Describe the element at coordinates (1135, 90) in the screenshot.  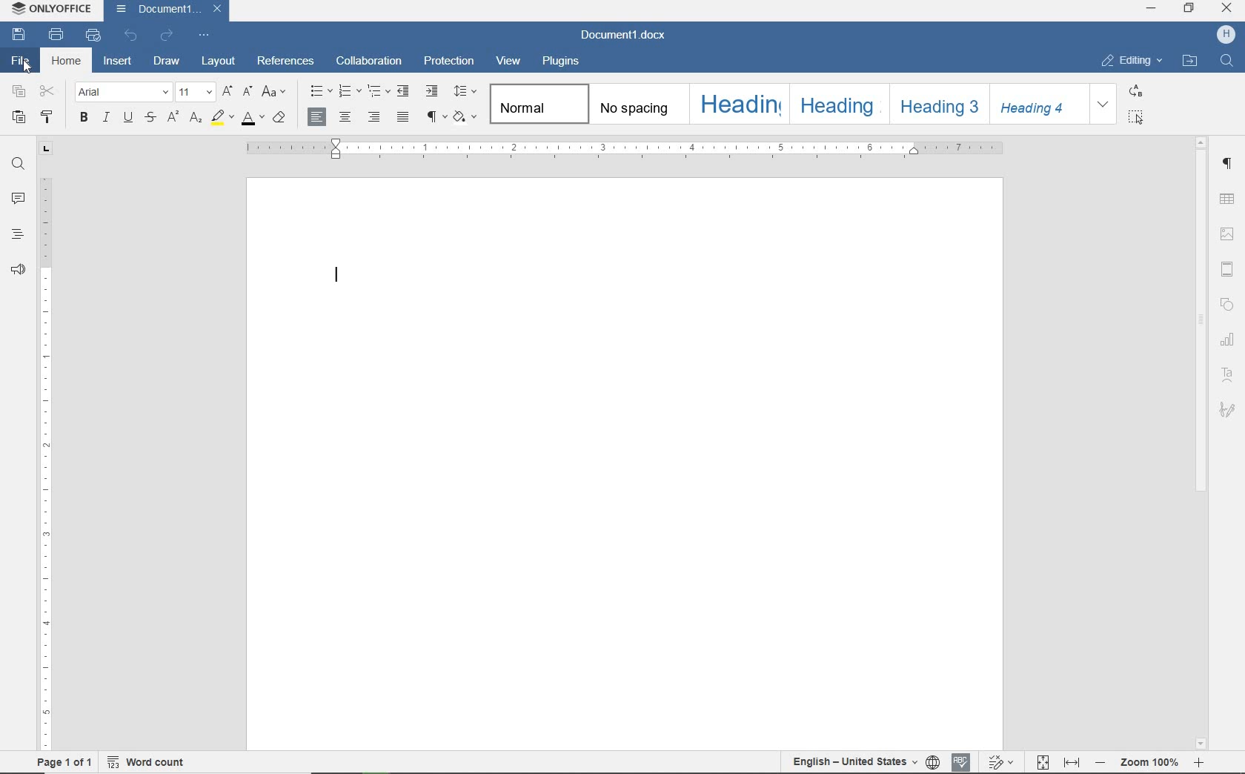
I see `replace` at that location.